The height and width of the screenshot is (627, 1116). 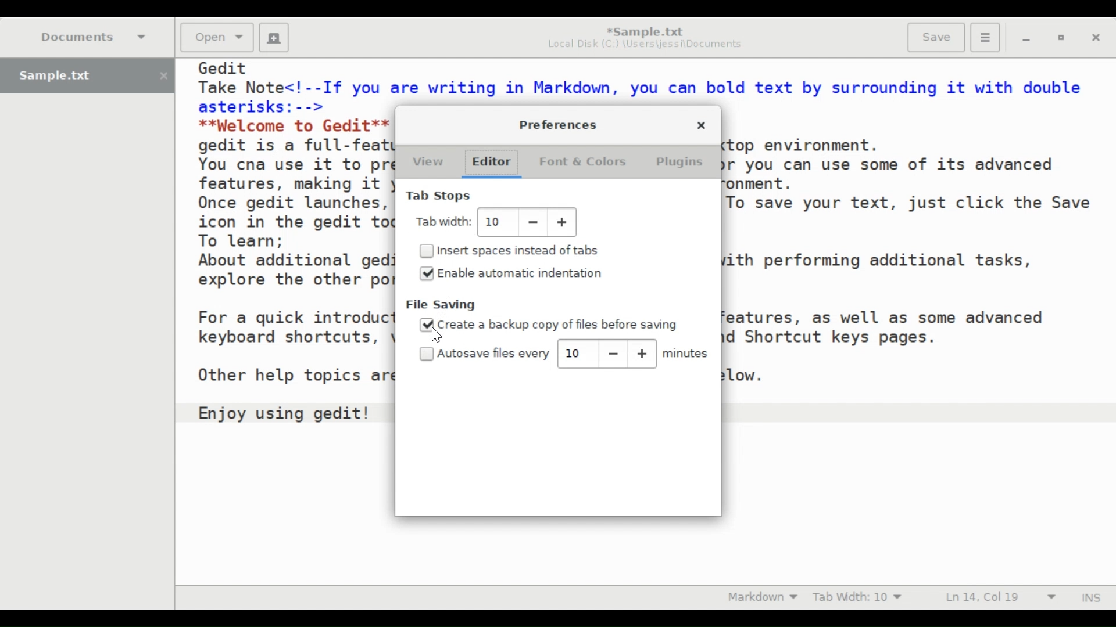 What do you see at coordinates (274, 38) in the screenshot?
I see `Create a new Document` at bounding box center [274, 38].